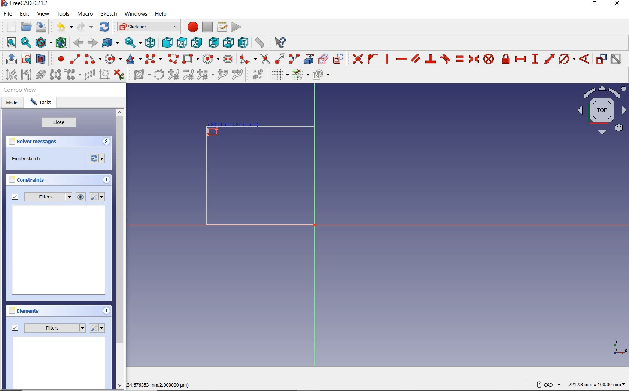 This screenshot has width=629, height=391. Describe the element at coordinates (59, 124) in the screenshot. I see `close` at that location.